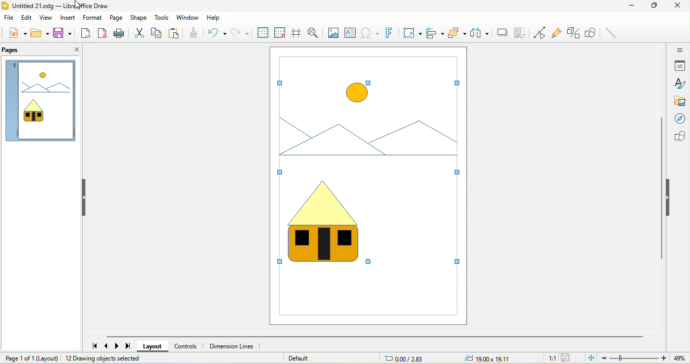 The width and height of the screenshot is (690, 364). What do you see at coordinates (118, 346) in the screenshot?
I see `next` at bounding box center [118, 346].